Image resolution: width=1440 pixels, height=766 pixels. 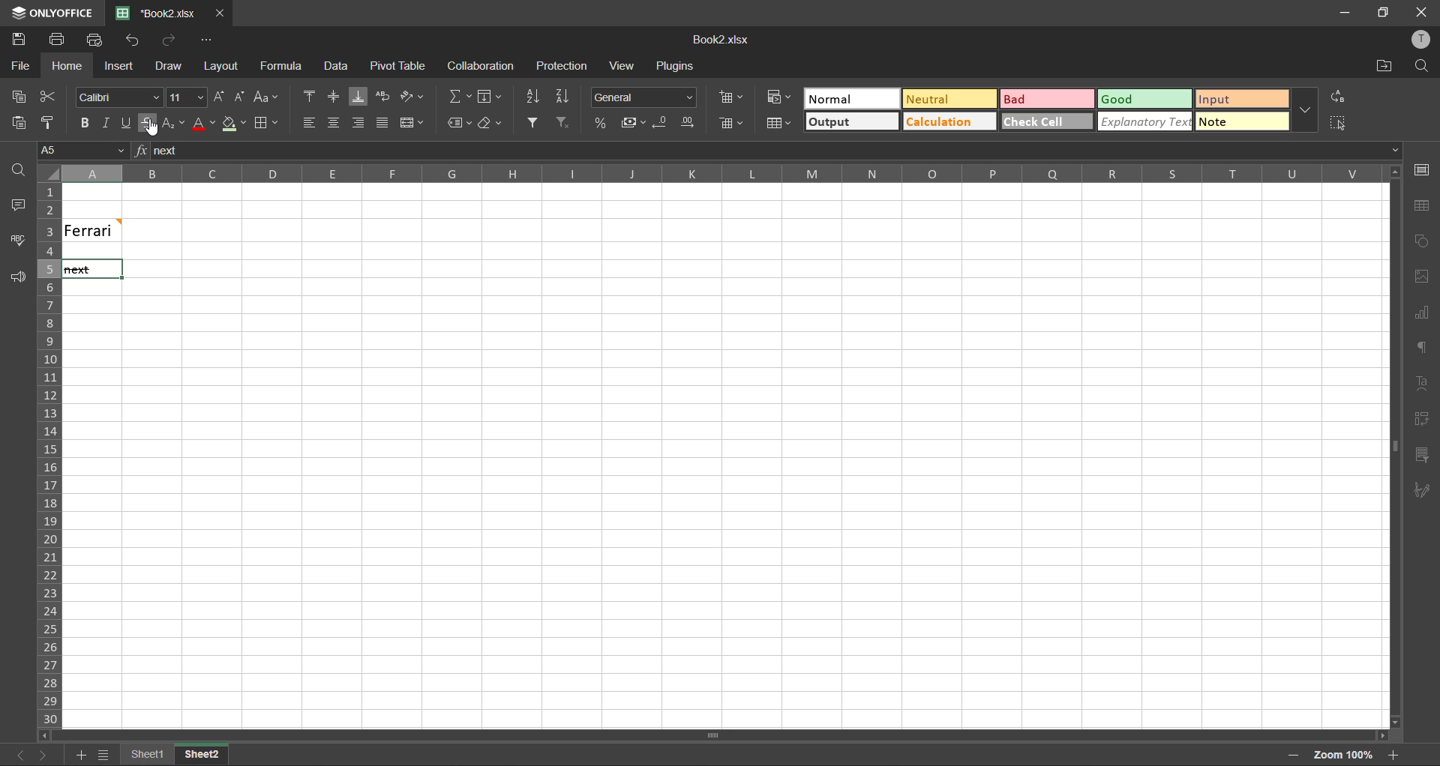 I want to click on Book2.xlsx, so click(x=159, y=13).